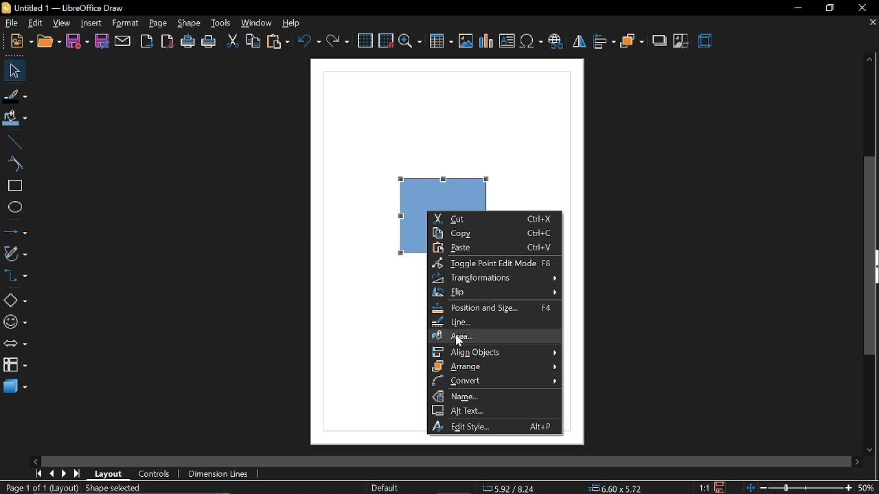  Describe the element at coordinates (487, 42) in the screenshot. I see `Insert chart` at that location.